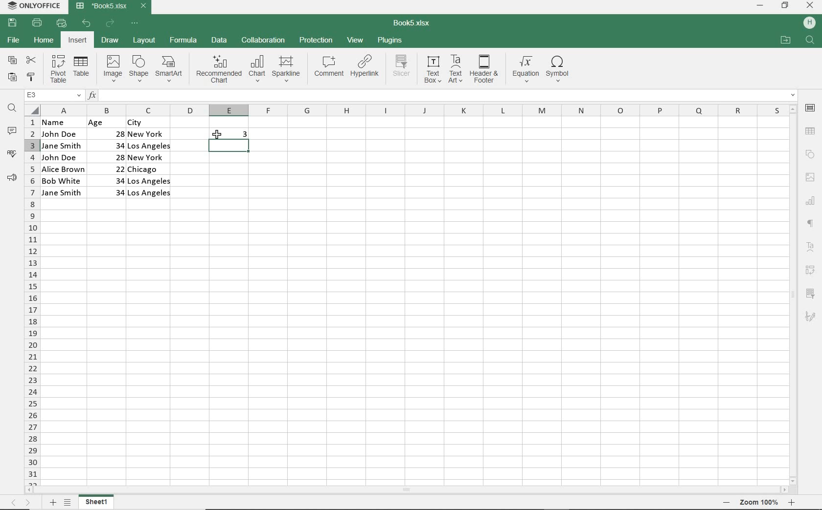 The image size is (822, 510). Describe the element at coordinates (525, 69) in the screenshot. I see `EQUATION` at that location.